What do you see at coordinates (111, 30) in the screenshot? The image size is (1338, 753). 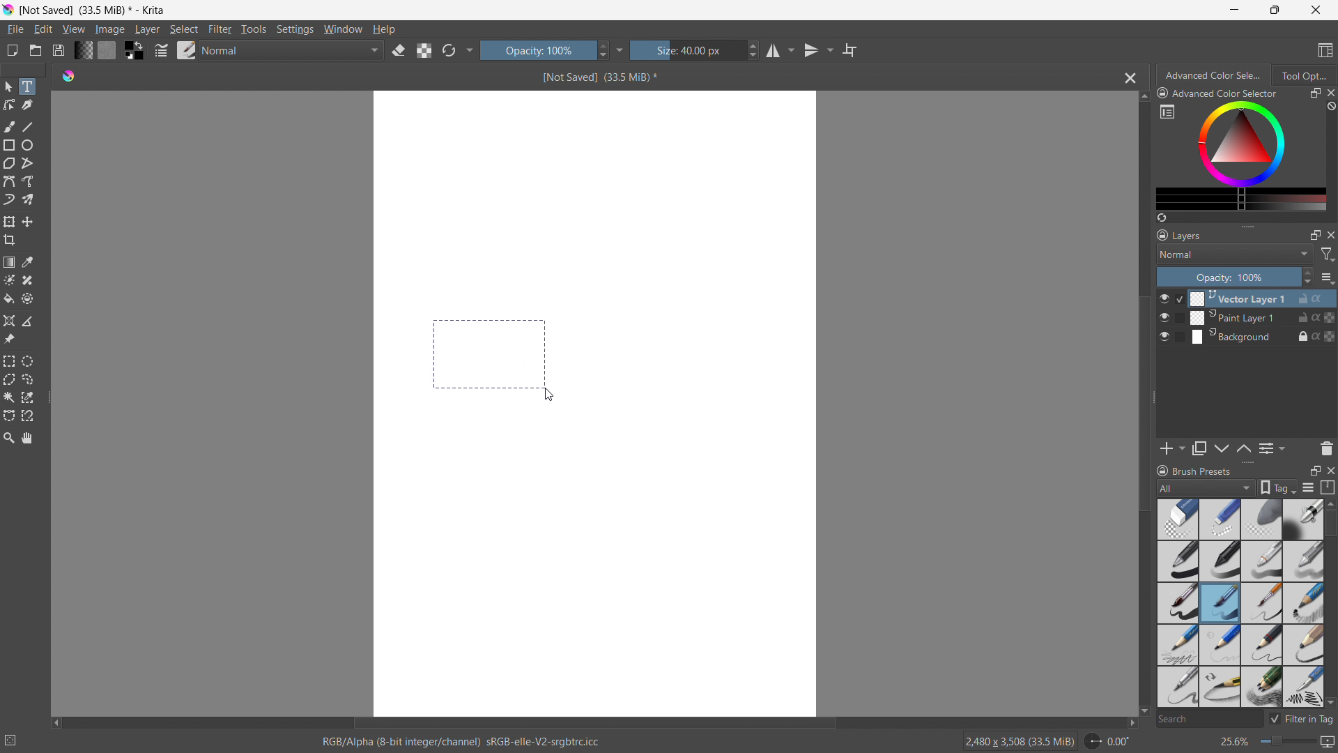 I see `image` at bounding box center [111, 30].